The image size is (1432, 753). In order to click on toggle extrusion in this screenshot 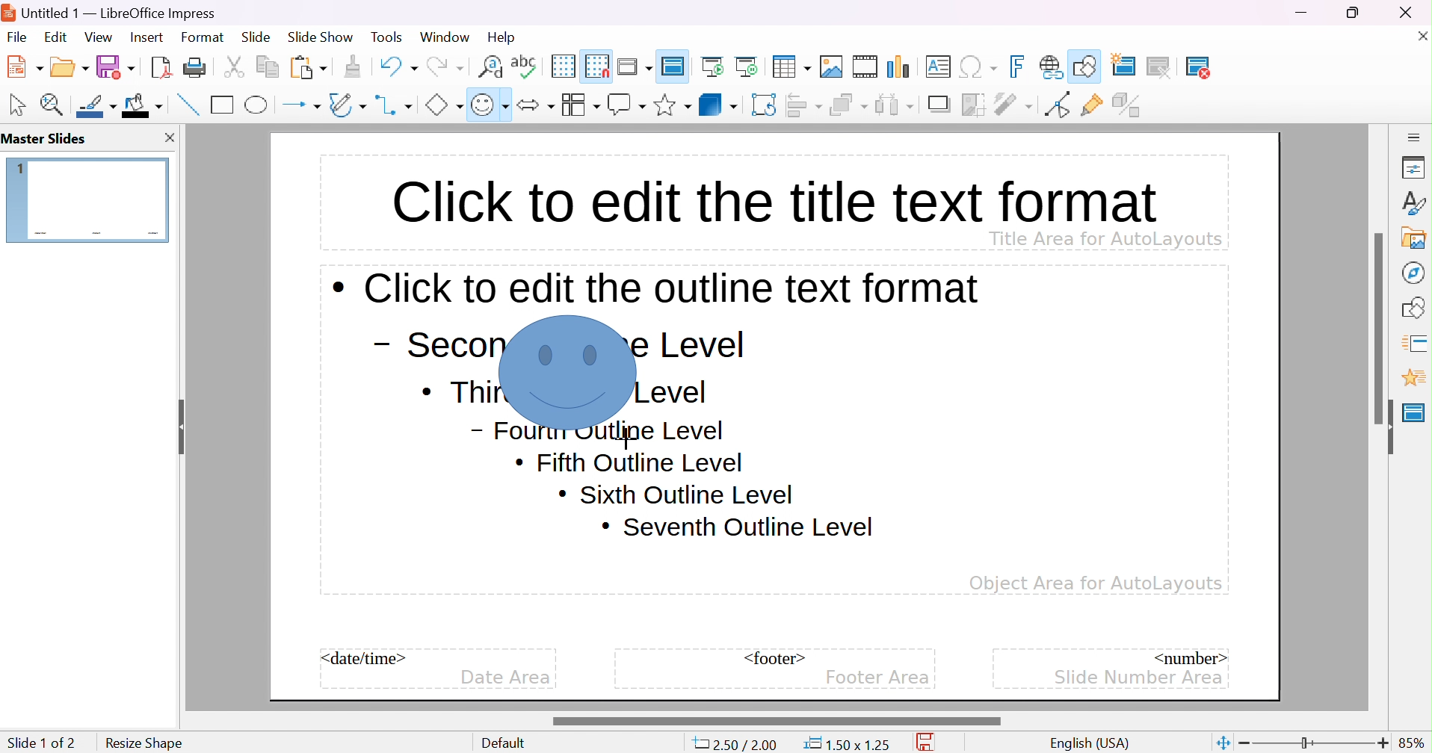, I will do `click(1129, 105)`.